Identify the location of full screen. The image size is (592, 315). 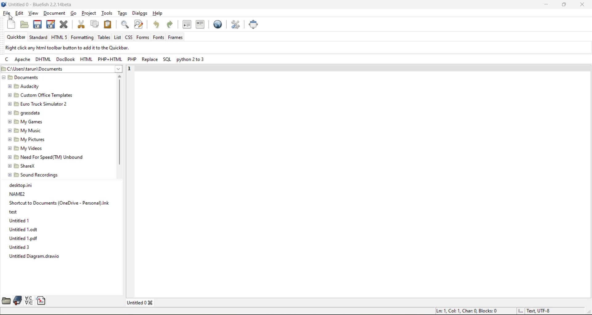
(255, 26).